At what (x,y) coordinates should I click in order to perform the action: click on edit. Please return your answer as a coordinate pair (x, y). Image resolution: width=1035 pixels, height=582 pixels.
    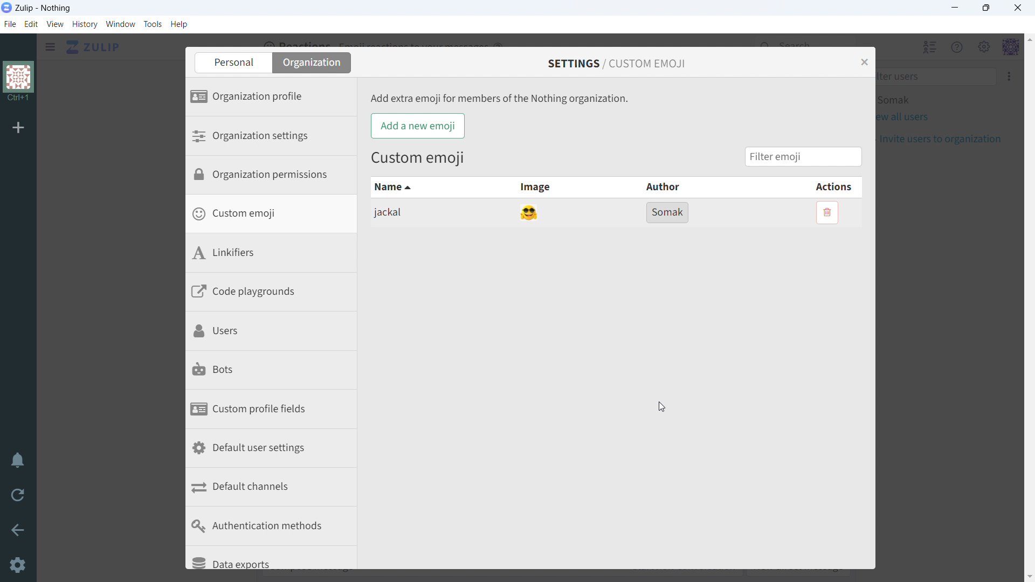
    Looking at the image, I should click on (31, 25).